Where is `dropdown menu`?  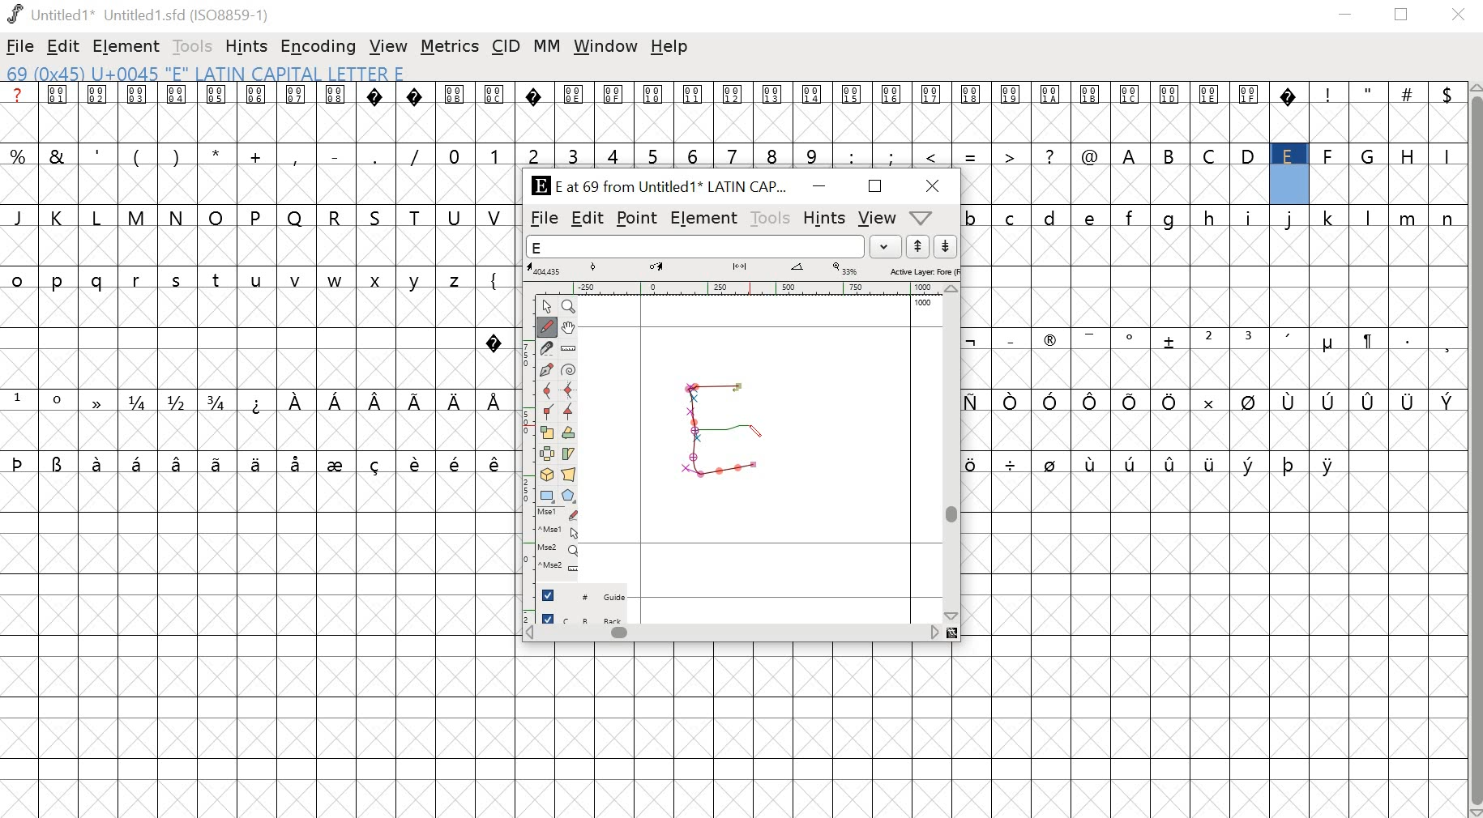 dropdown menu is located at coordinates (928, 217).